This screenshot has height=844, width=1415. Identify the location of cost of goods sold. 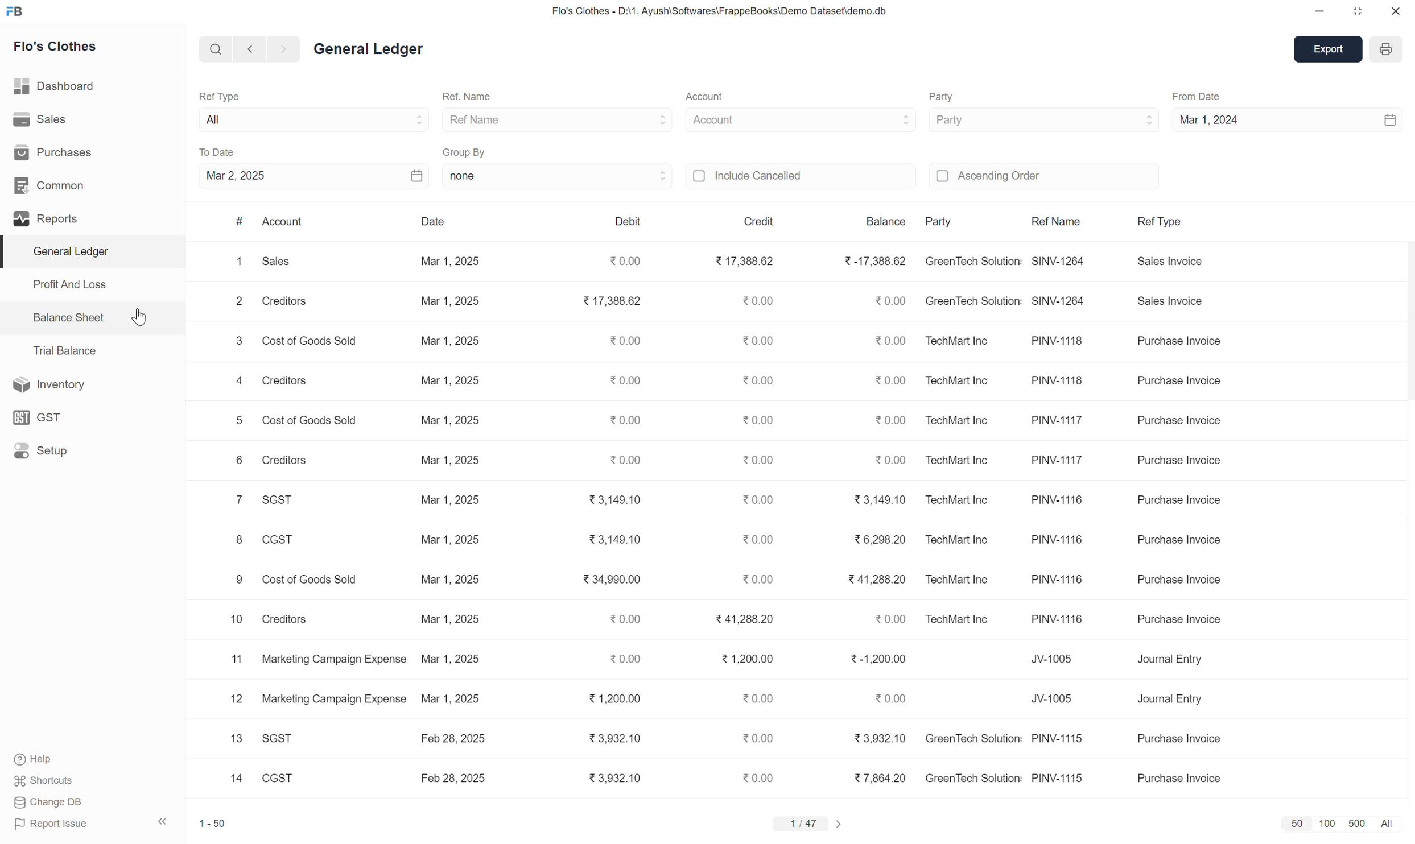
(316, 420).